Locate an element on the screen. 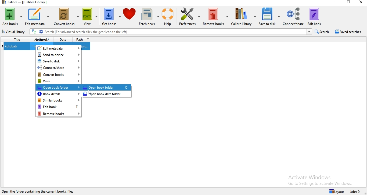 This screenshot has width=367, height=195. search bar is located at coordinates (171, 32).